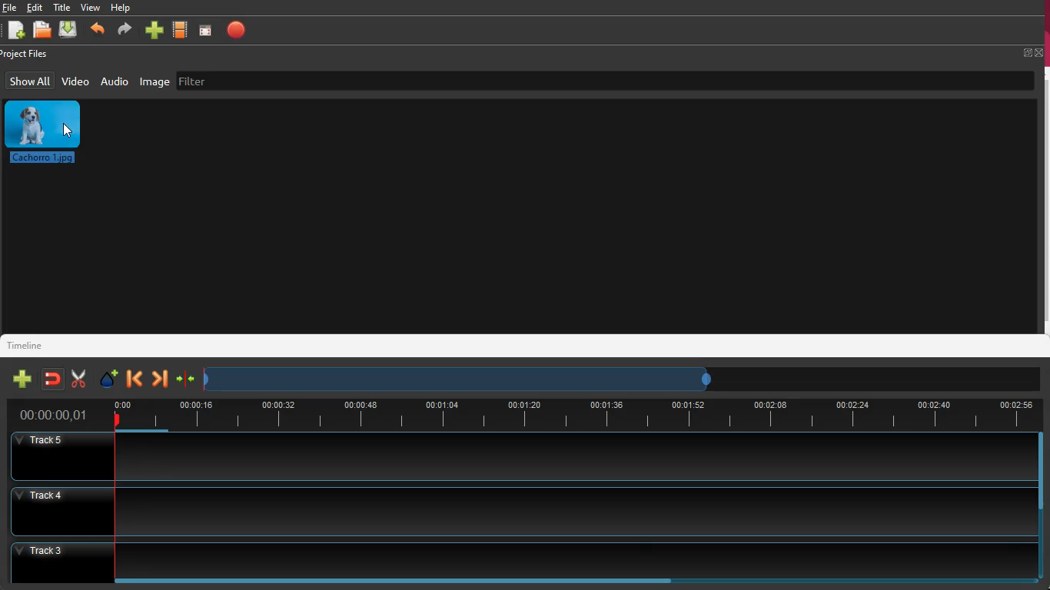  Describe the element at coordinates (514, 511) in the screenshot. I see `track` at that location.